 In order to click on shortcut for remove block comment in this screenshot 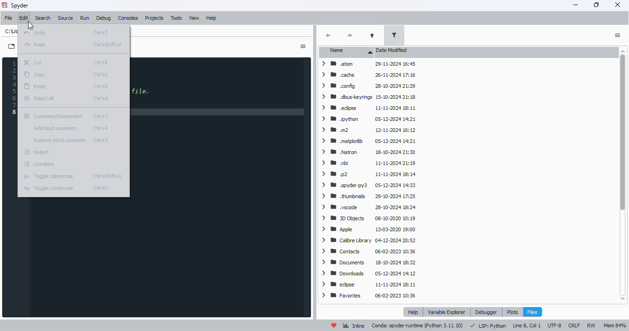, I will do `click(101, 140)`.